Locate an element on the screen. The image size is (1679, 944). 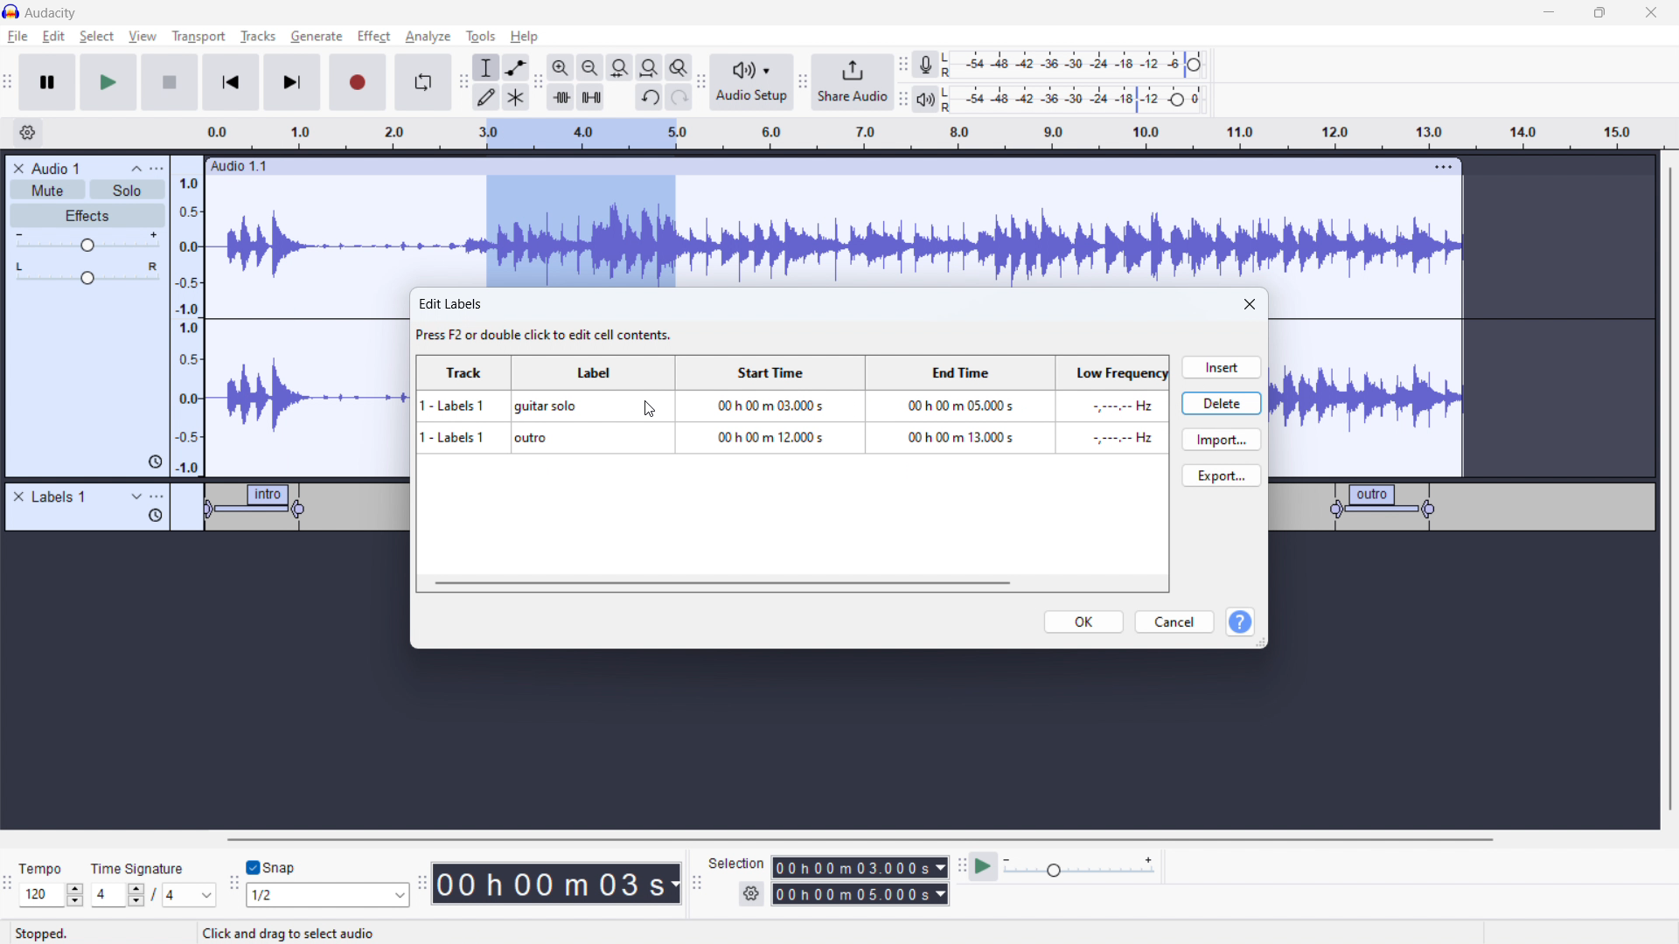
effects is located at coordinates (88, 216).